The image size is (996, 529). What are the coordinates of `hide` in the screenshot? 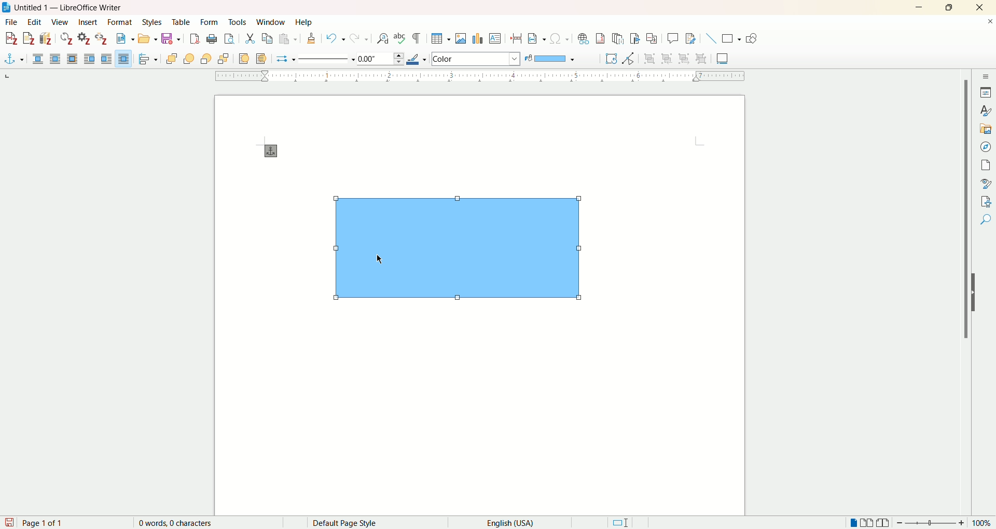 It's located at (976, 292).